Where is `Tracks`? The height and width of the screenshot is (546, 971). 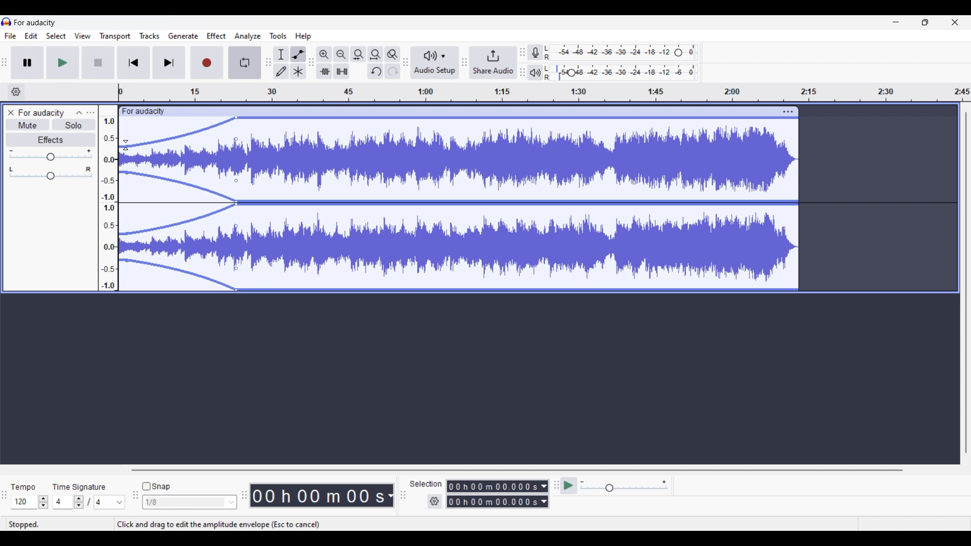
Tracks is located at coordinates (149, 36).